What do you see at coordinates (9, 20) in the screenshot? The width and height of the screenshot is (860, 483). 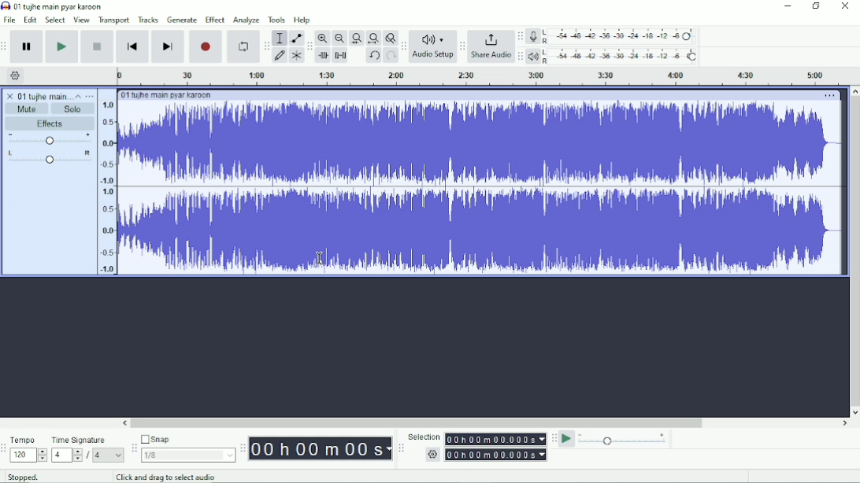 I see `File` at bounding box center [9, 20].